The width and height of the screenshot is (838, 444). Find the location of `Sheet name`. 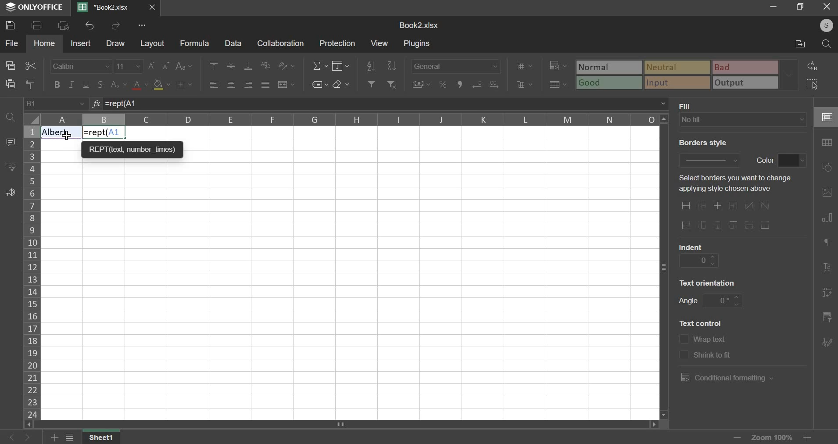

Sheet name is located at coordinates (102, 437).